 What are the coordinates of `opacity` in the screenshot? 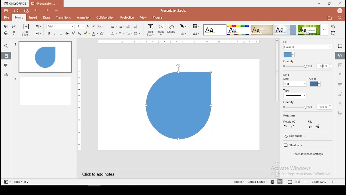 It's located at (305, 105).